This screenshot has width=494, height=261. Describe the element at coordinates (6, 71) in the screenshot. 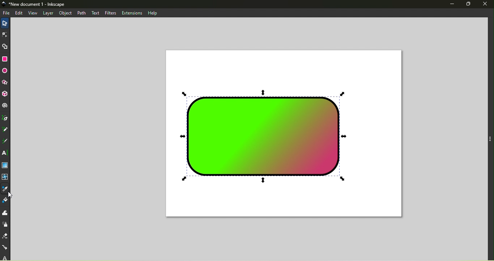

I see `Ellipse/arc tool` at that location.